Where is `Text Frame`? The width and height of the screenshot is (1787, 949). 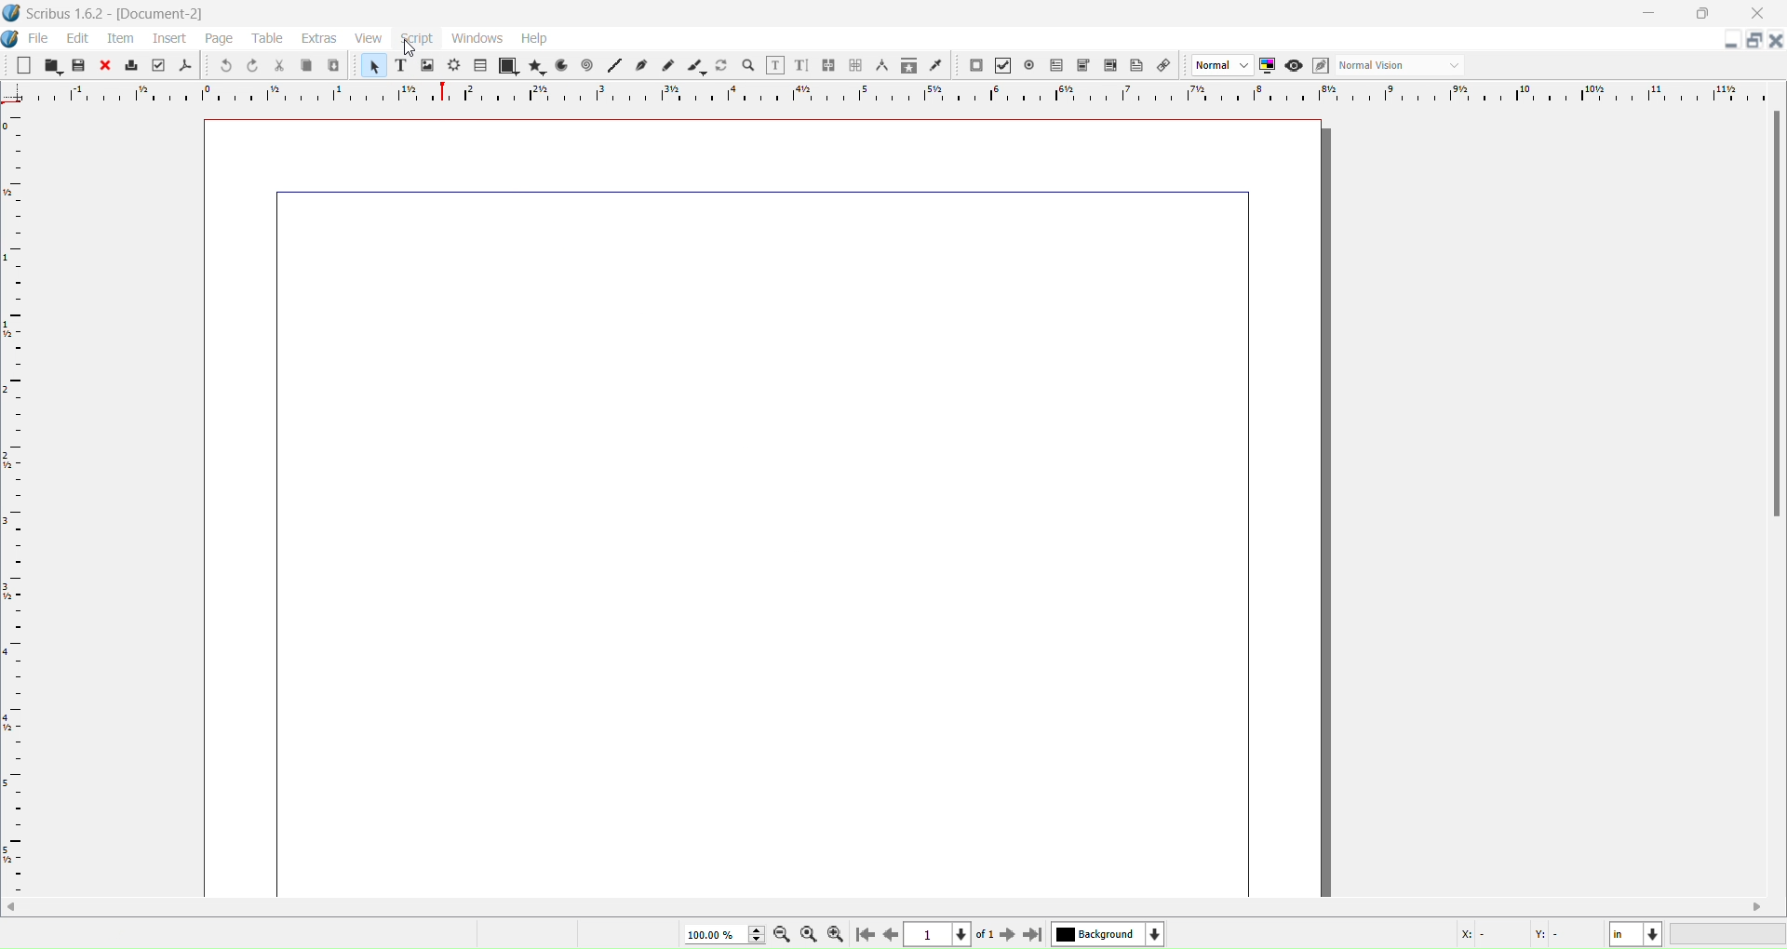 Text Frame is located at coordinates (398, 66).